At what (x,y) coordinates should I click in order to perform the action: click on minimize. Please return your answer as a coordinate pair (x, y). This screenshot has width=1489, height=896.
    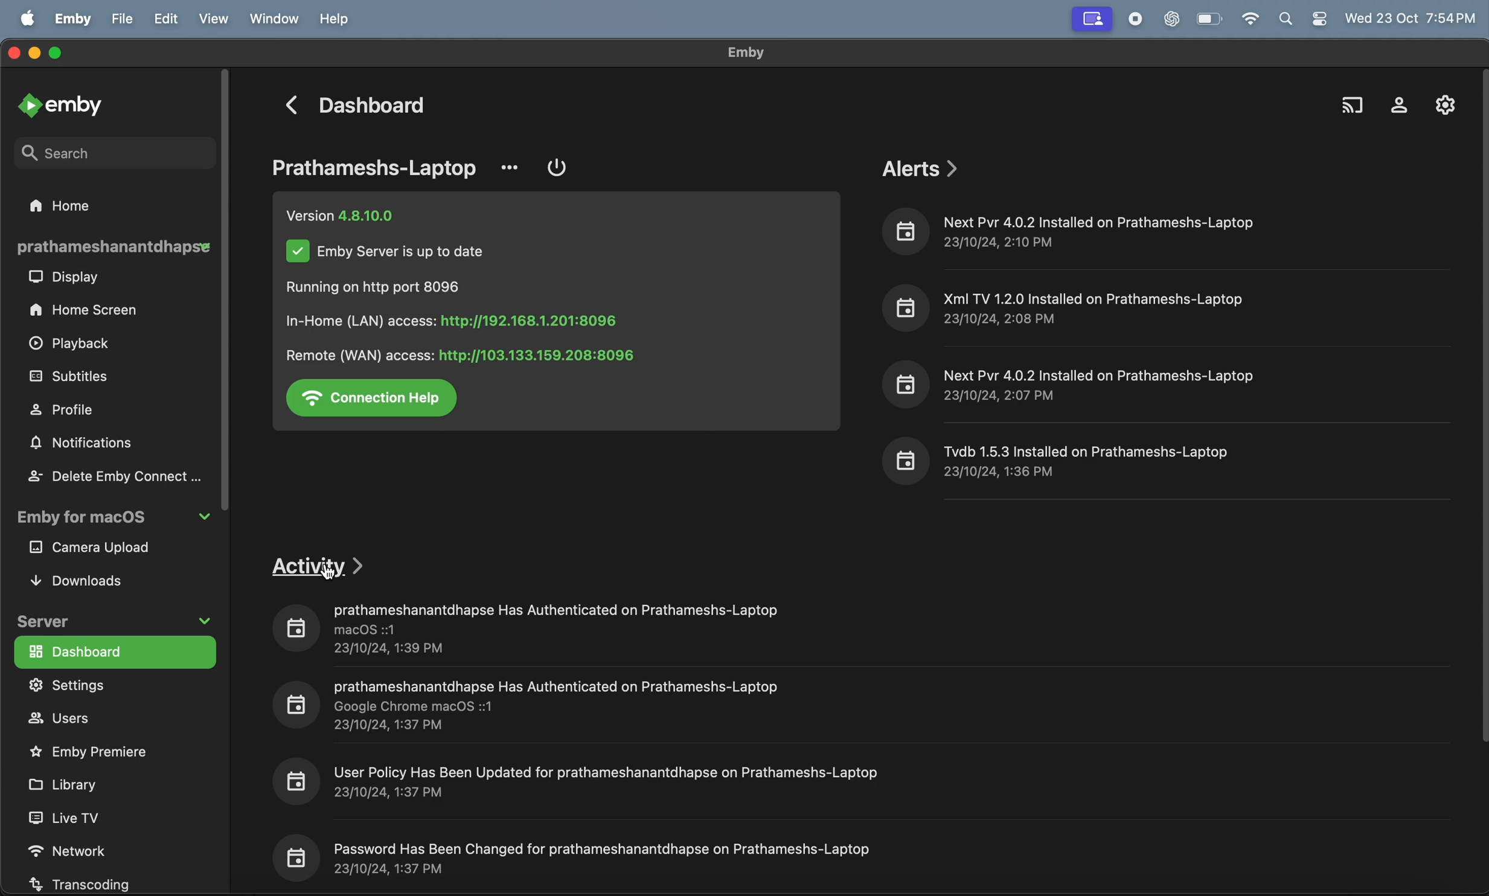
    Looking at the image, I should click on (37, 55).